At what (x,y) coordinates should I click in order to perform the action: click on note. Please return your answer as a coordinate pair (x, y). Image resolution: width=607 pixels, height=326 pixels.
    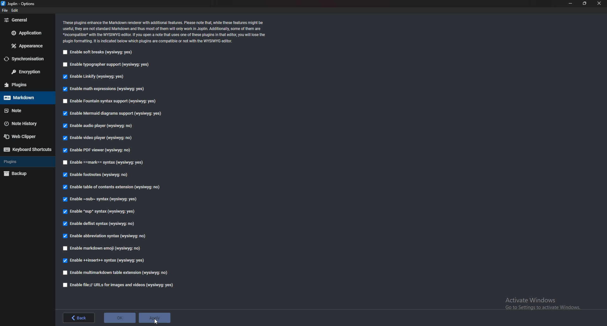
    Looking at the image, I should click on (26, 111).